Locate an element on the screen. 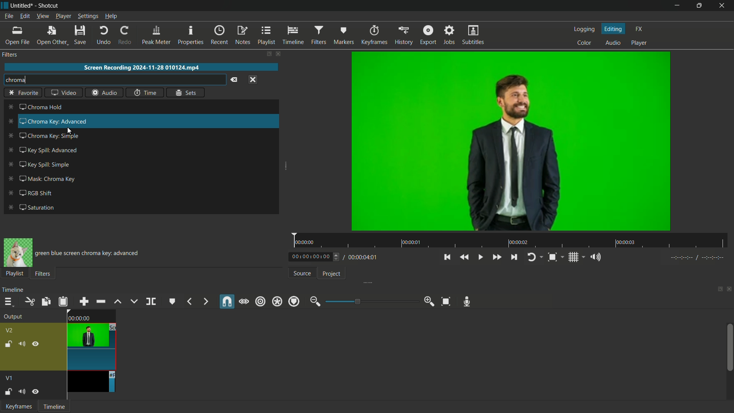  v2 is located at coordinates (11, 330).